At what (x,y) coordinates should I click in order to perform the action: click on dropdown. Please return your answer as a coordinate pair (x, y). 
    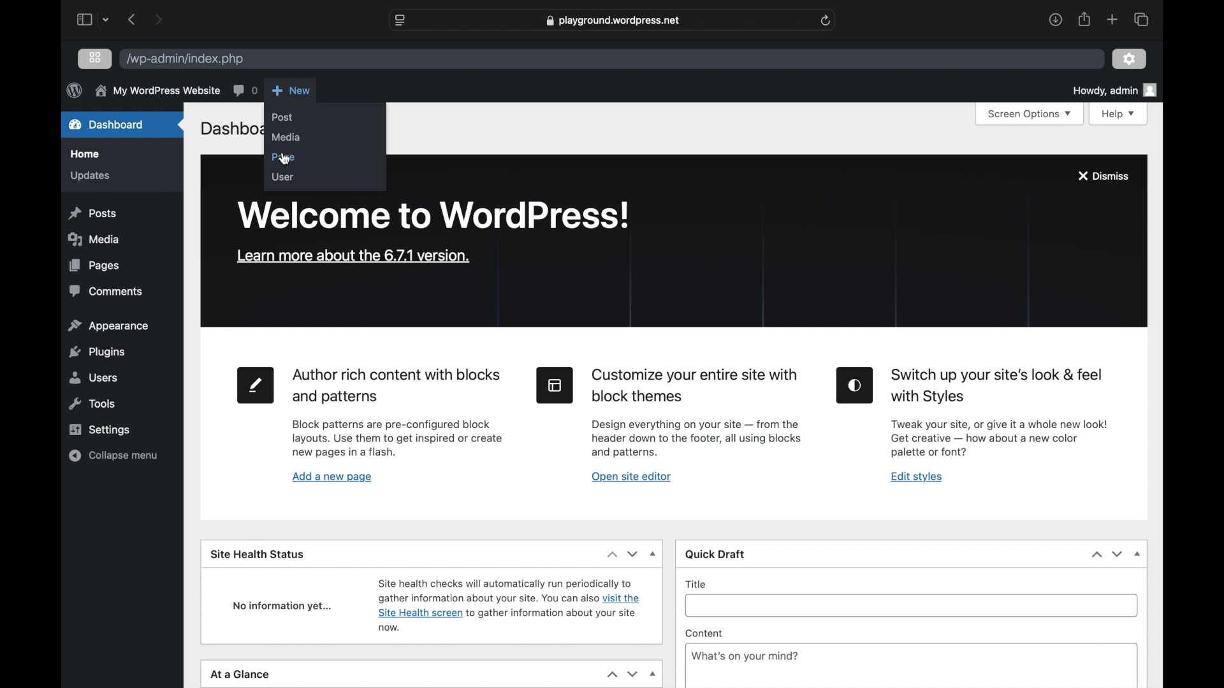
    Looking at the image, I should click on (654, 675).